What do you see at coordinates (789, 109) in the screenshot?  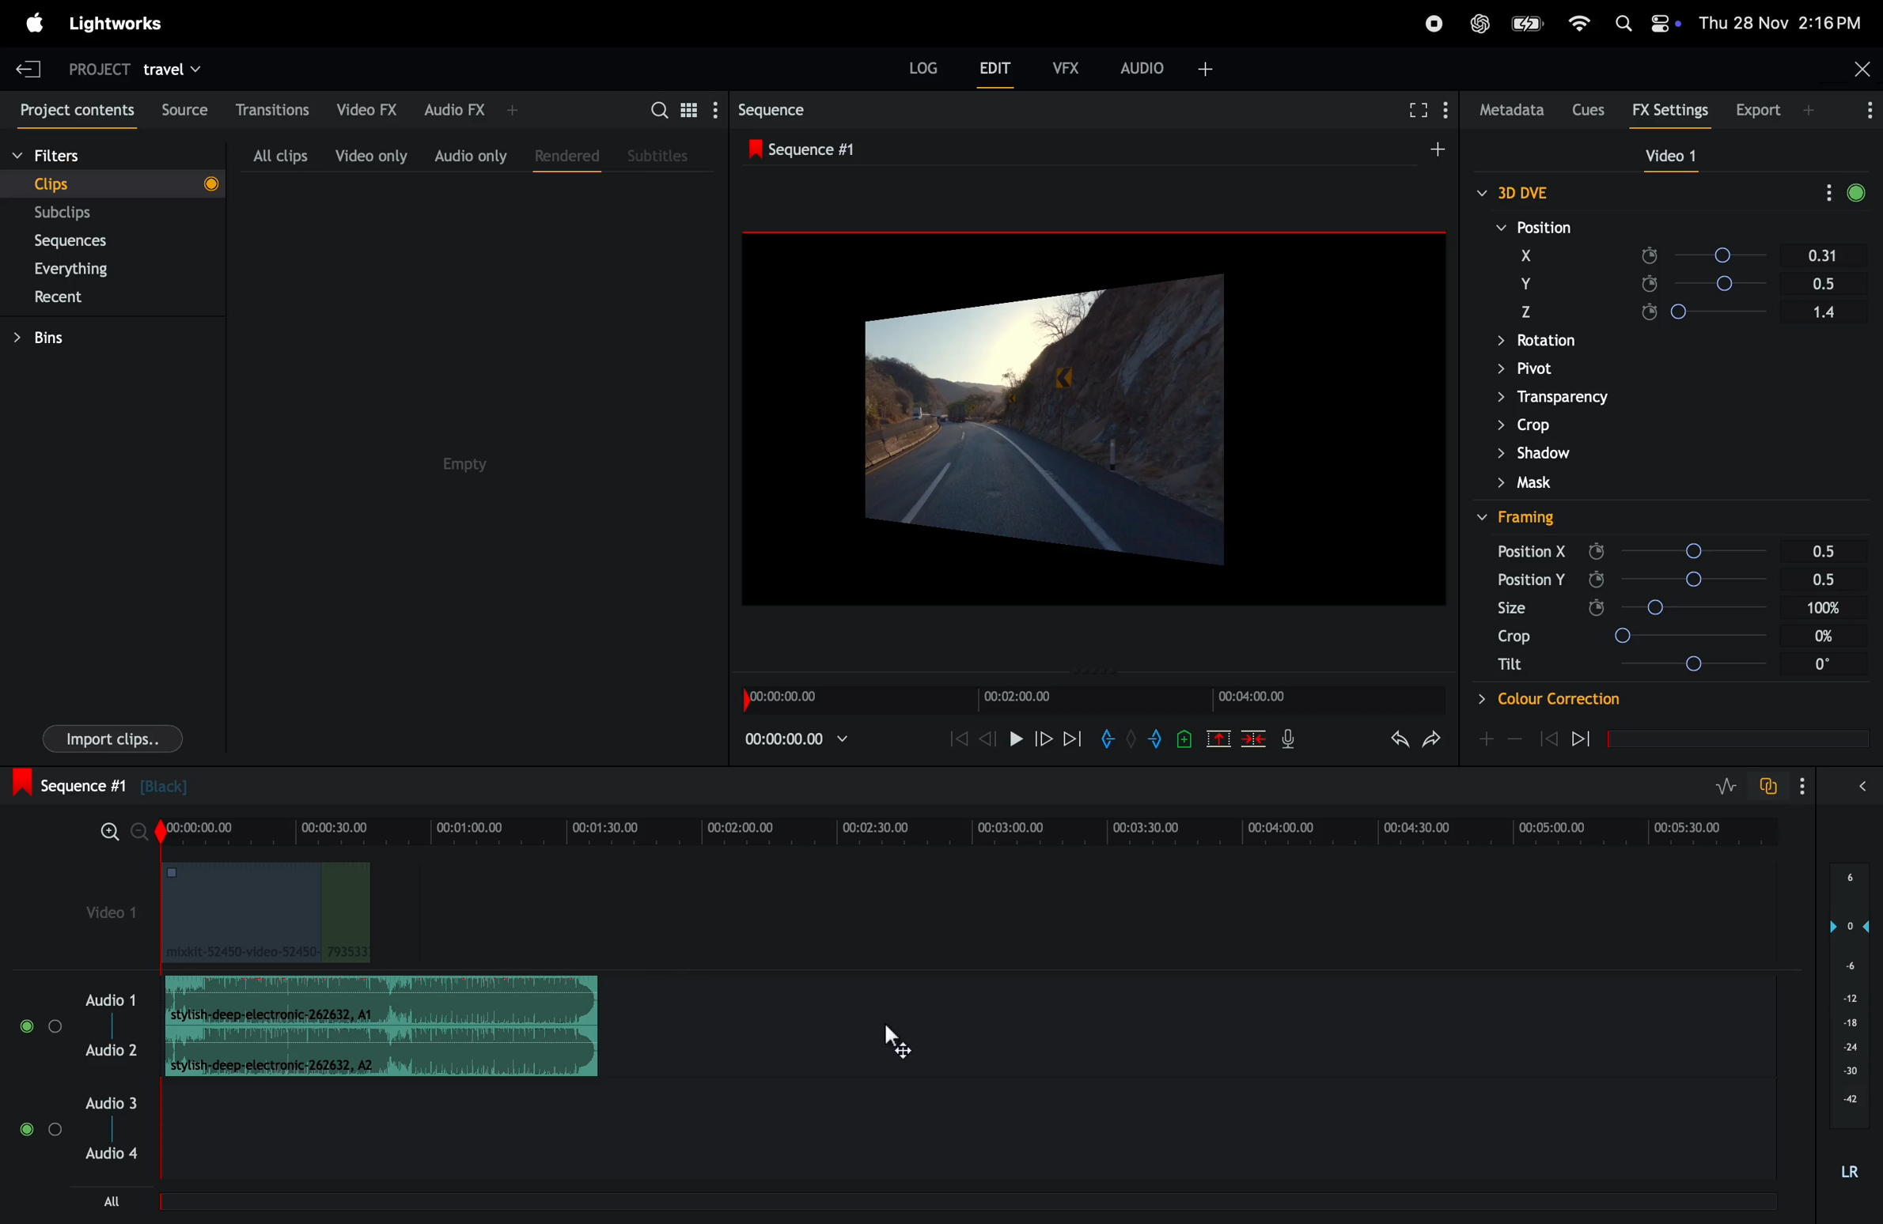 I see `sequence` at bounding box center [789, 109].